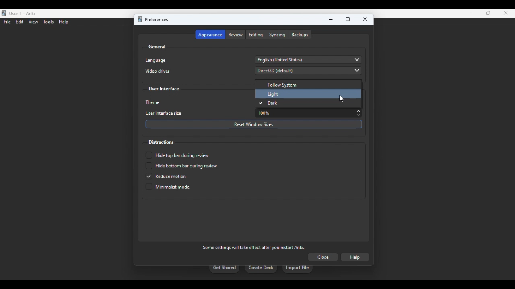  Describe the element at coordinates (155, 60) in the screenshot. I see `language` at that location.